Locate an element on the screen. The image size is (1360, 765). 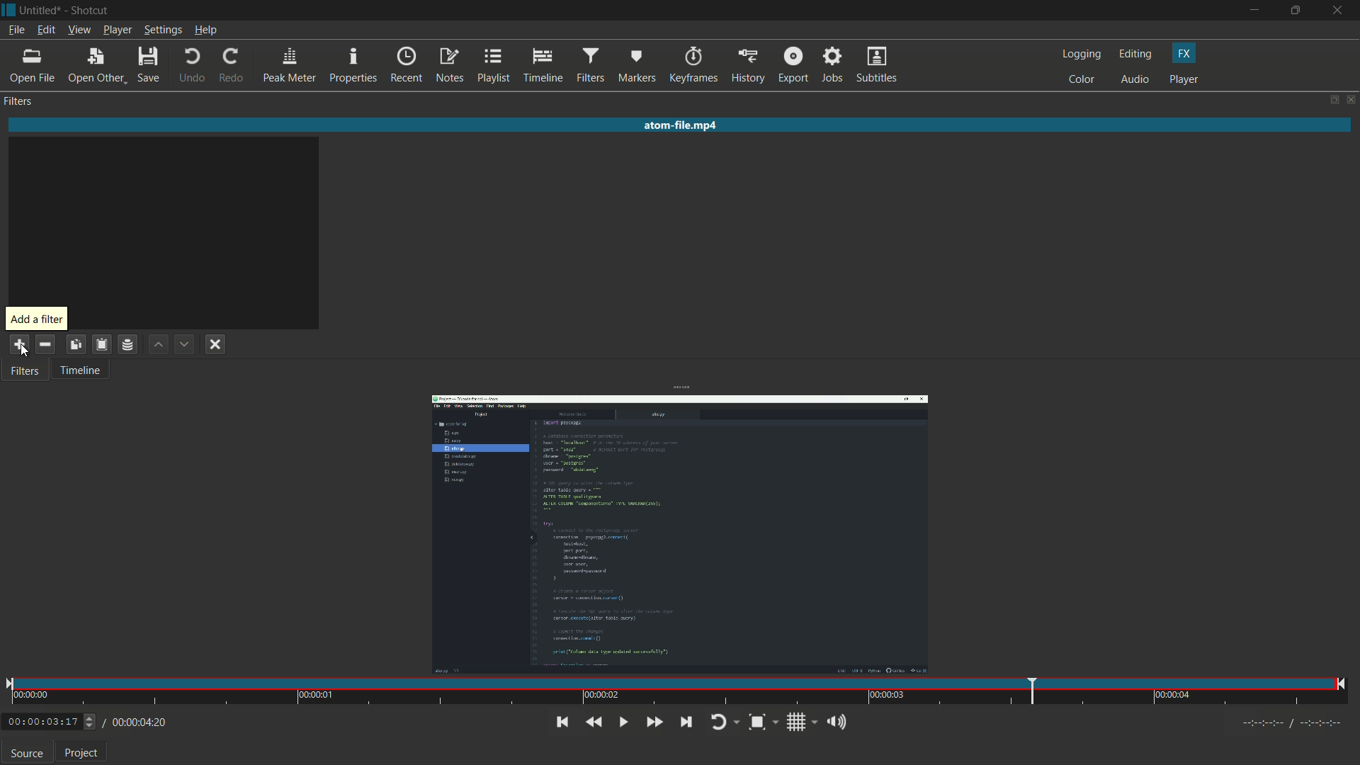
playlist is located at coordinates (492, 66).